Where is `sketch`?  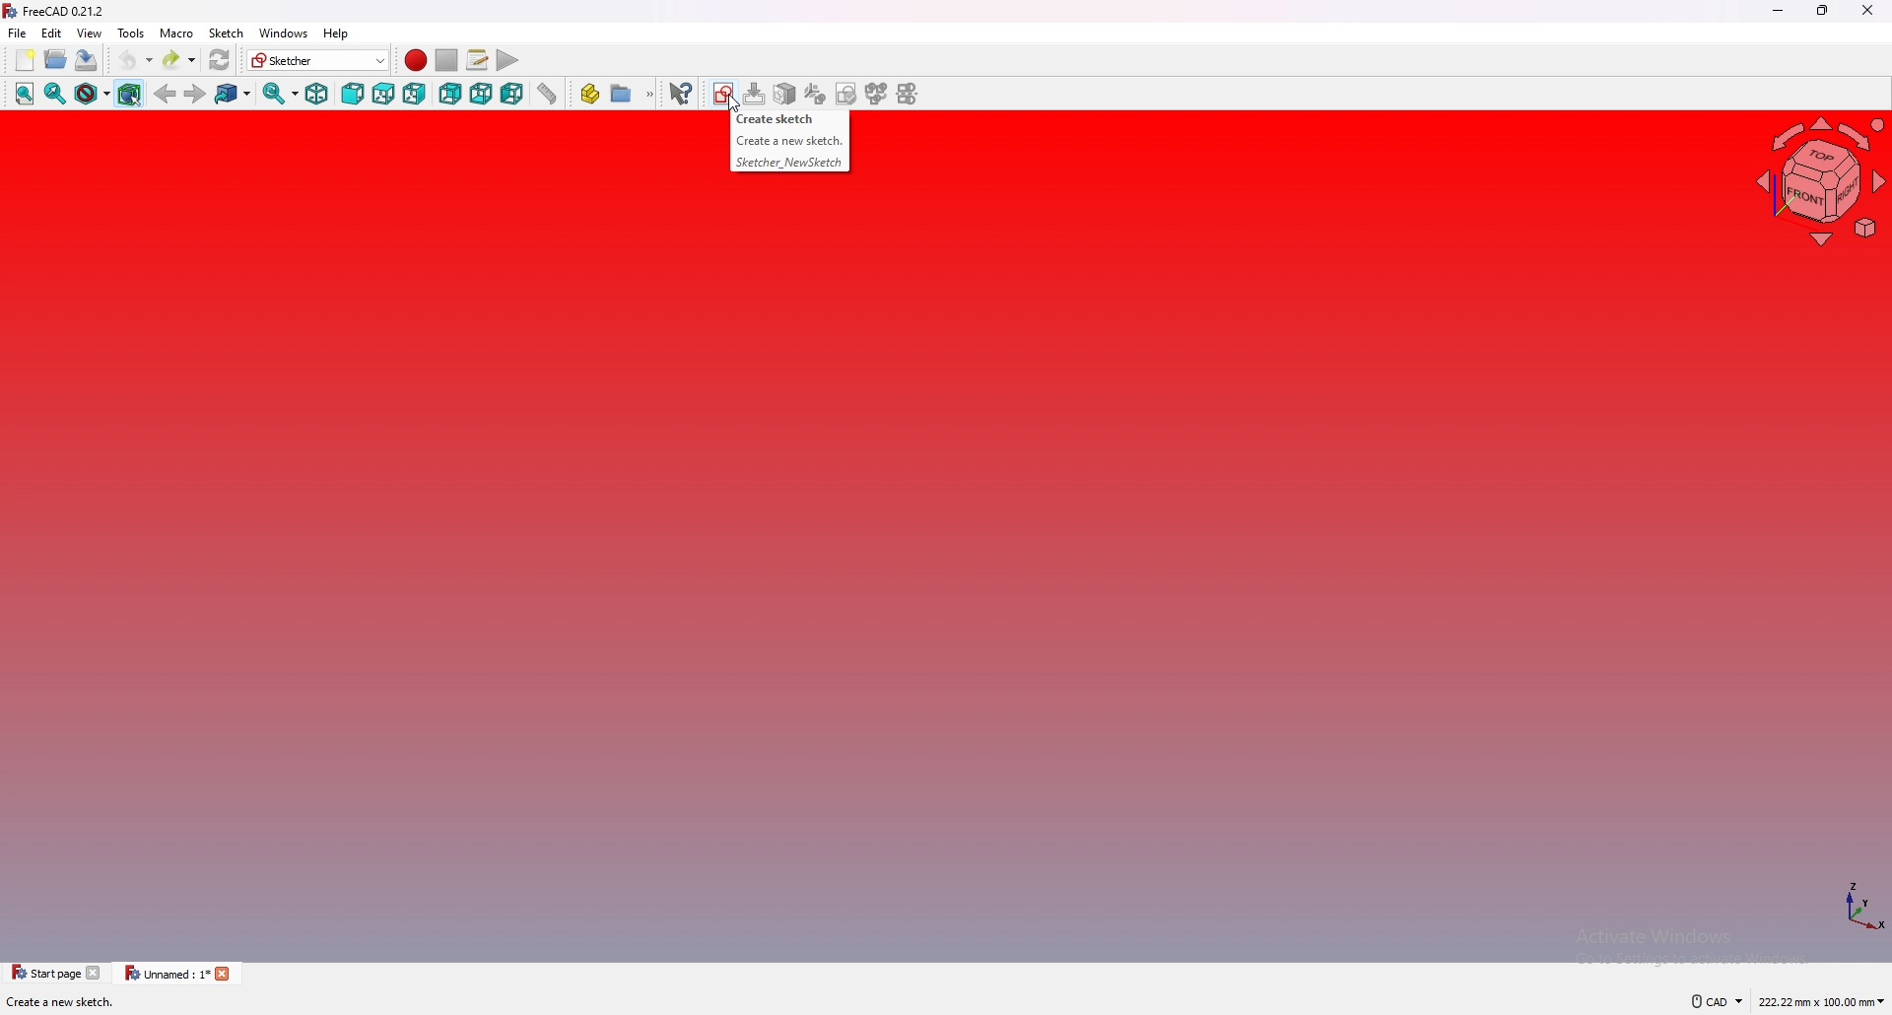
sketch is located at coordinates (227, 33).